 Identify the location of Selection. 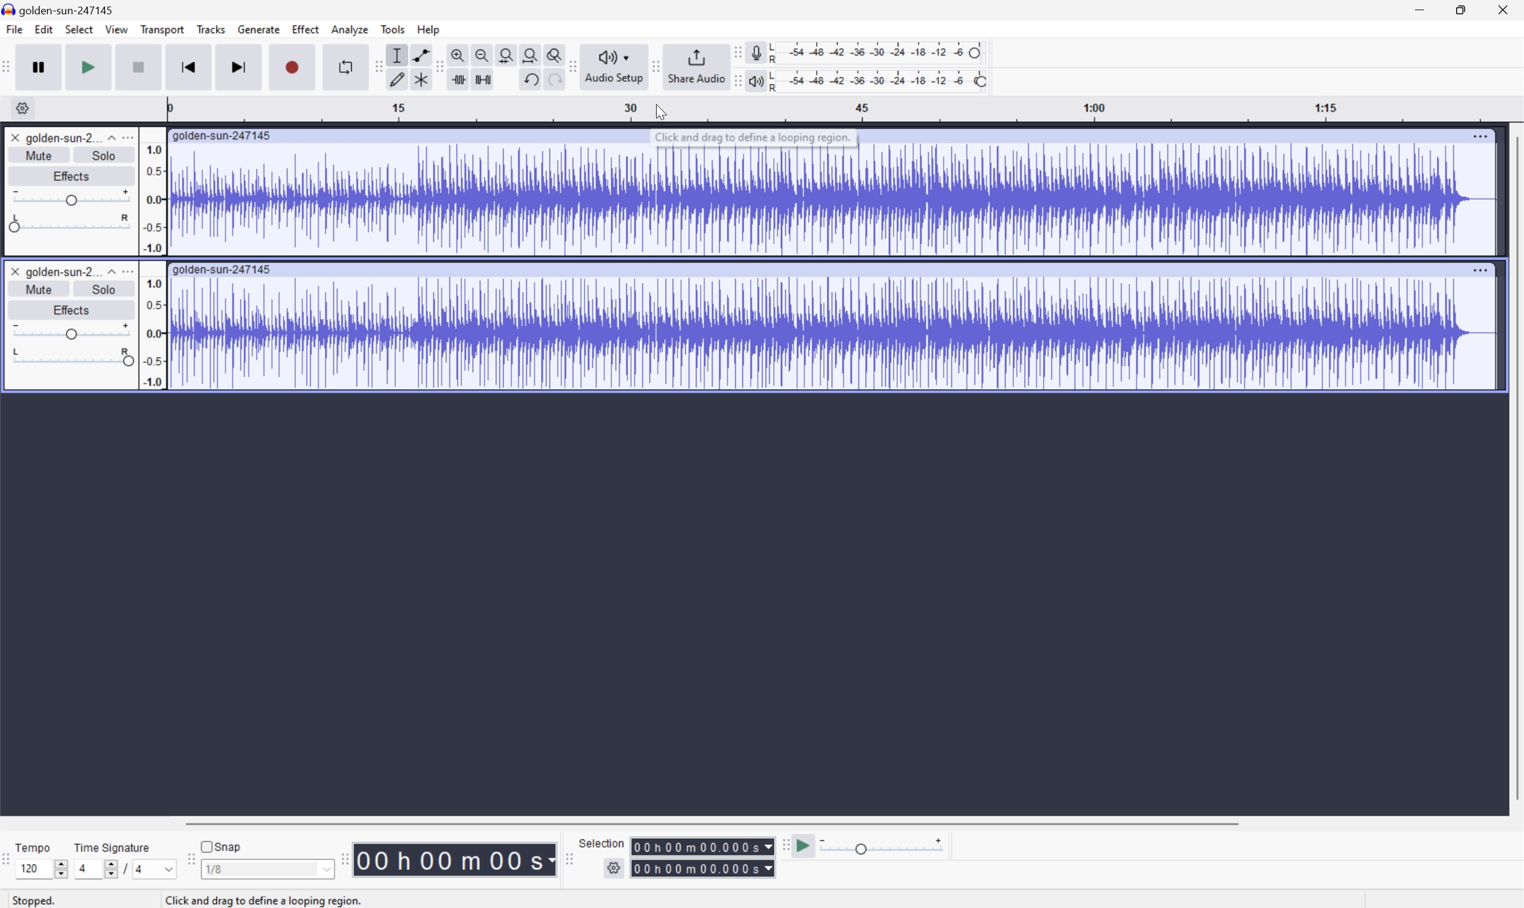
(703, 857).